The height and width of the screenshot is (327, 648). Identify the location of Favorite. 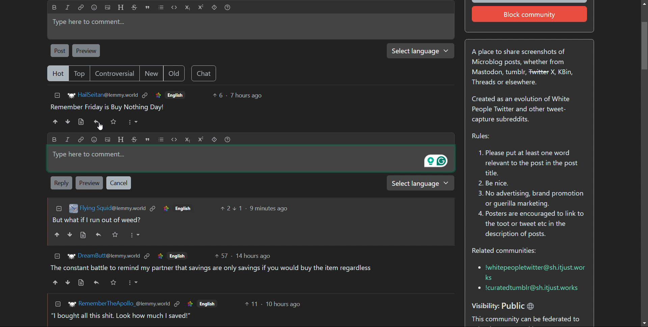
(117, 235).